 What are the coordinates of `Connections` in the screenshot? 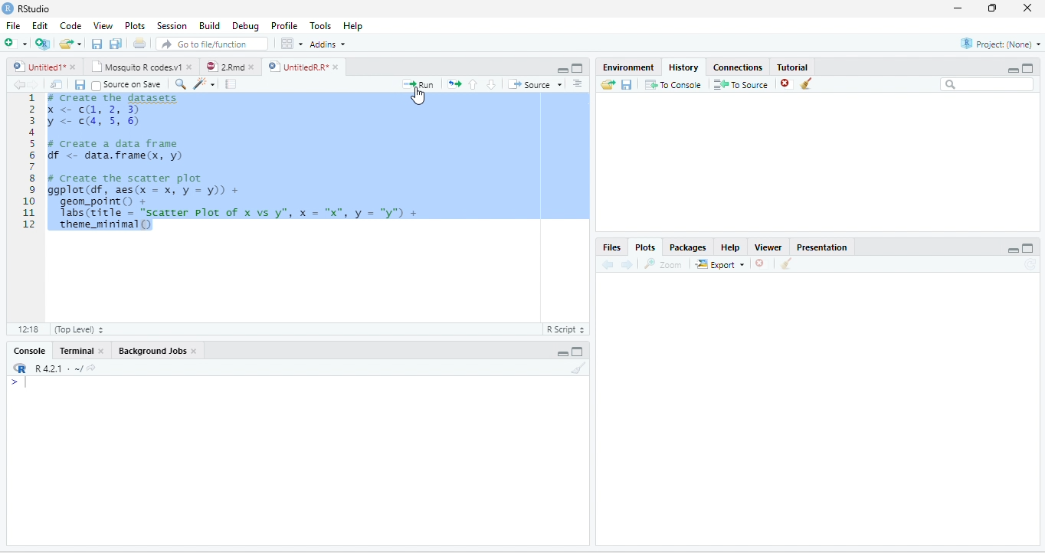 It's located at (739, 67).